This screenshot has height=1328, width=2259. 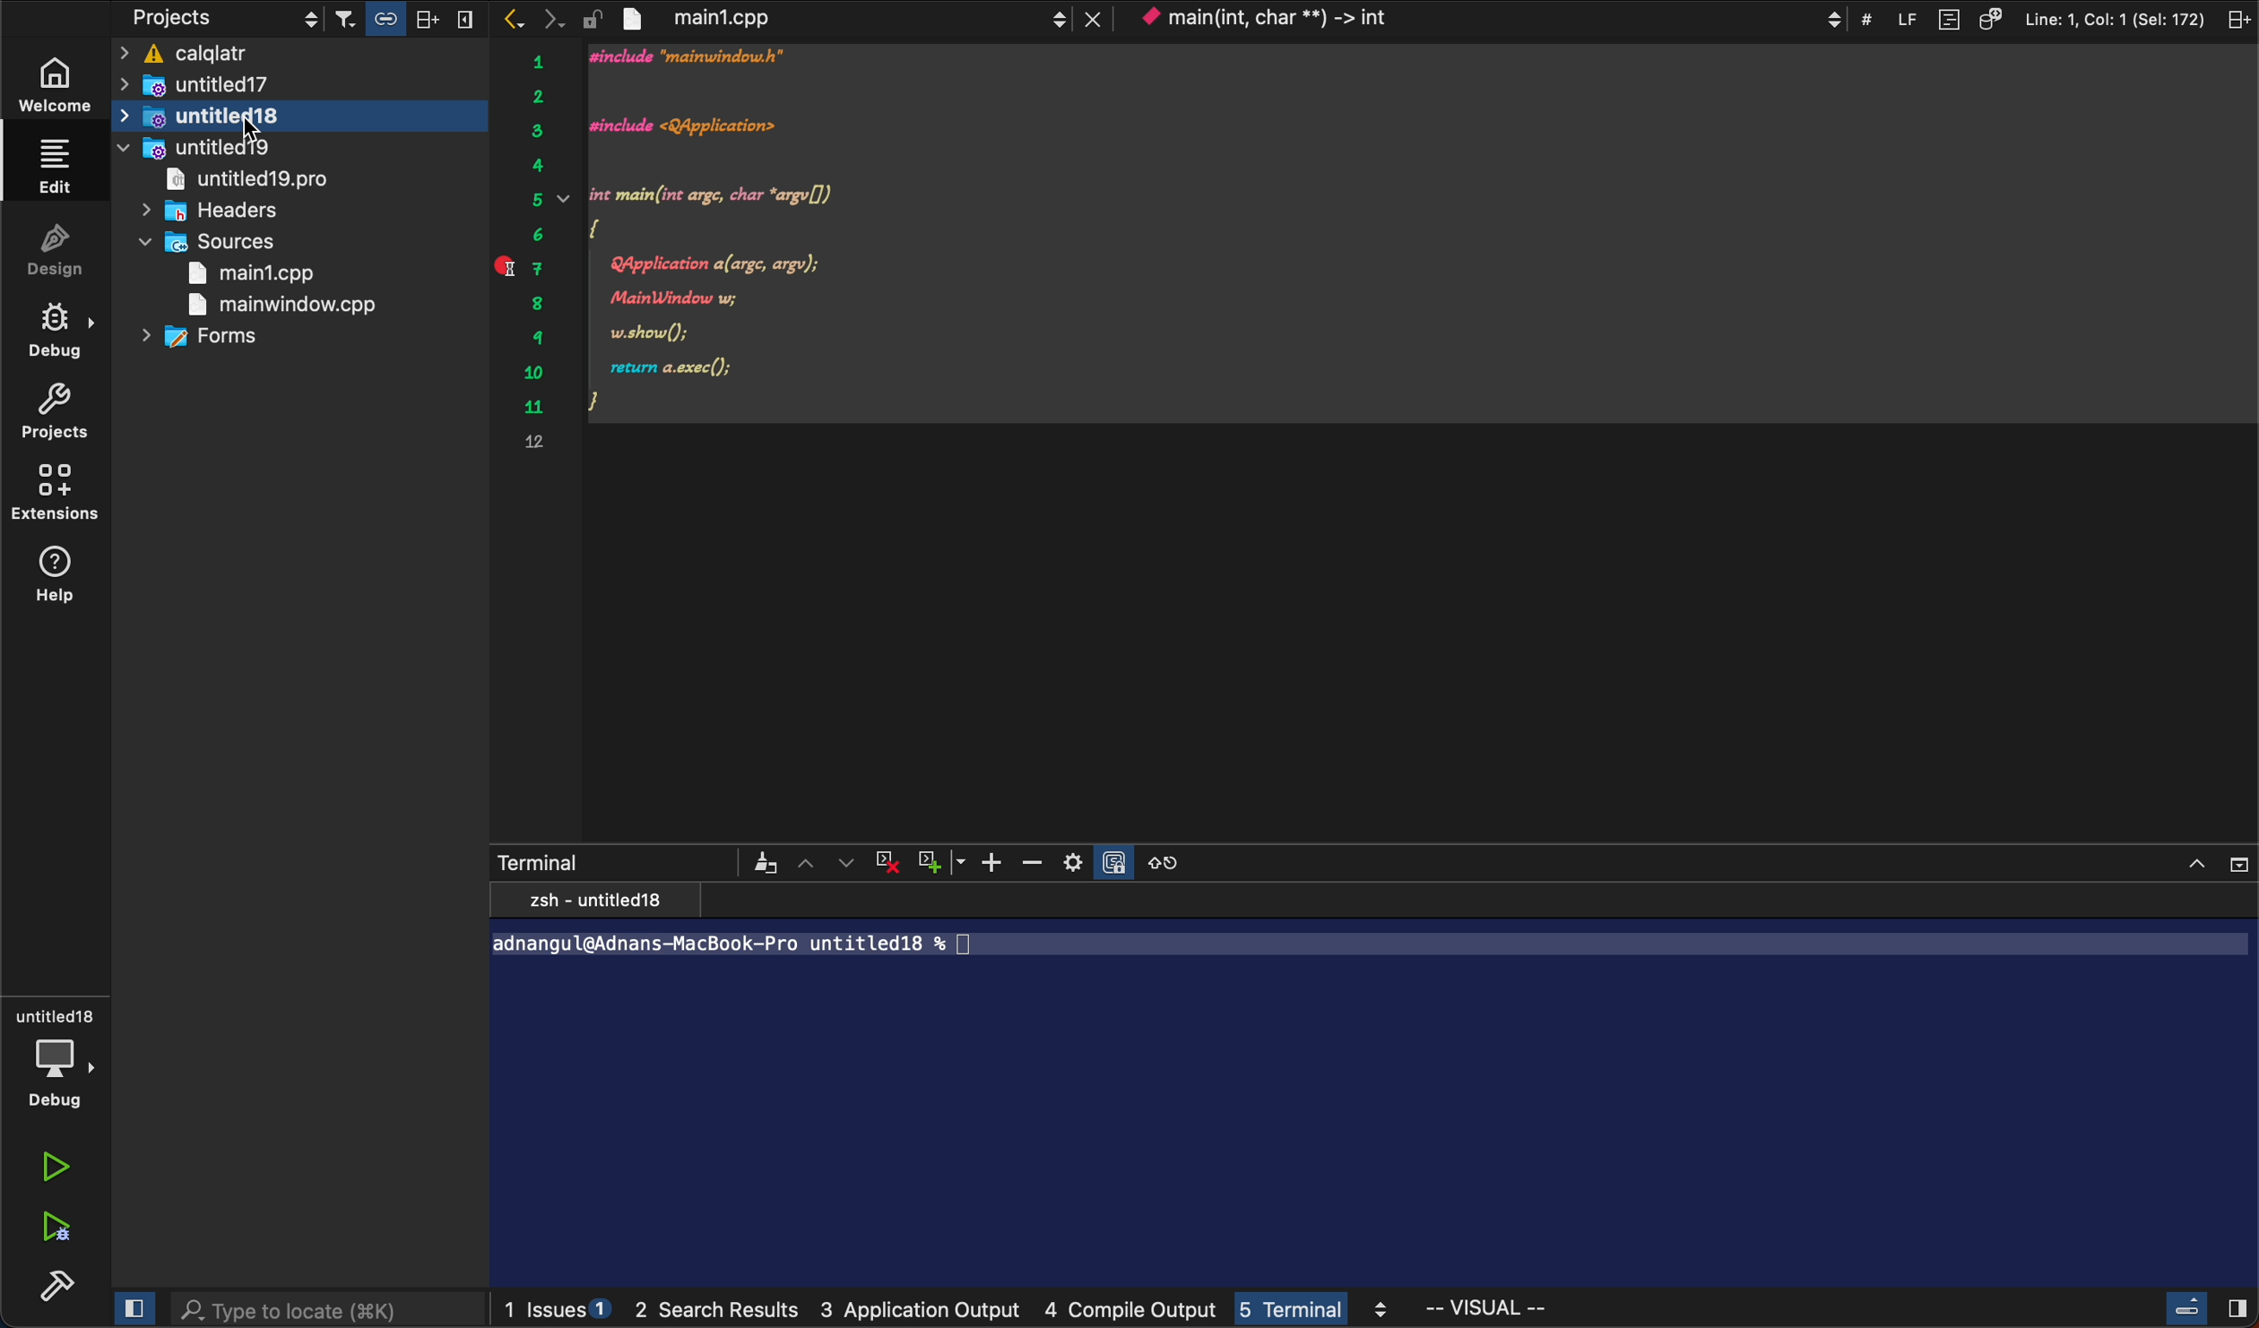 What do you see at coordinates (426, 15) in the screenshot?
I see `split horizontally` at bounding box center [426, 15].